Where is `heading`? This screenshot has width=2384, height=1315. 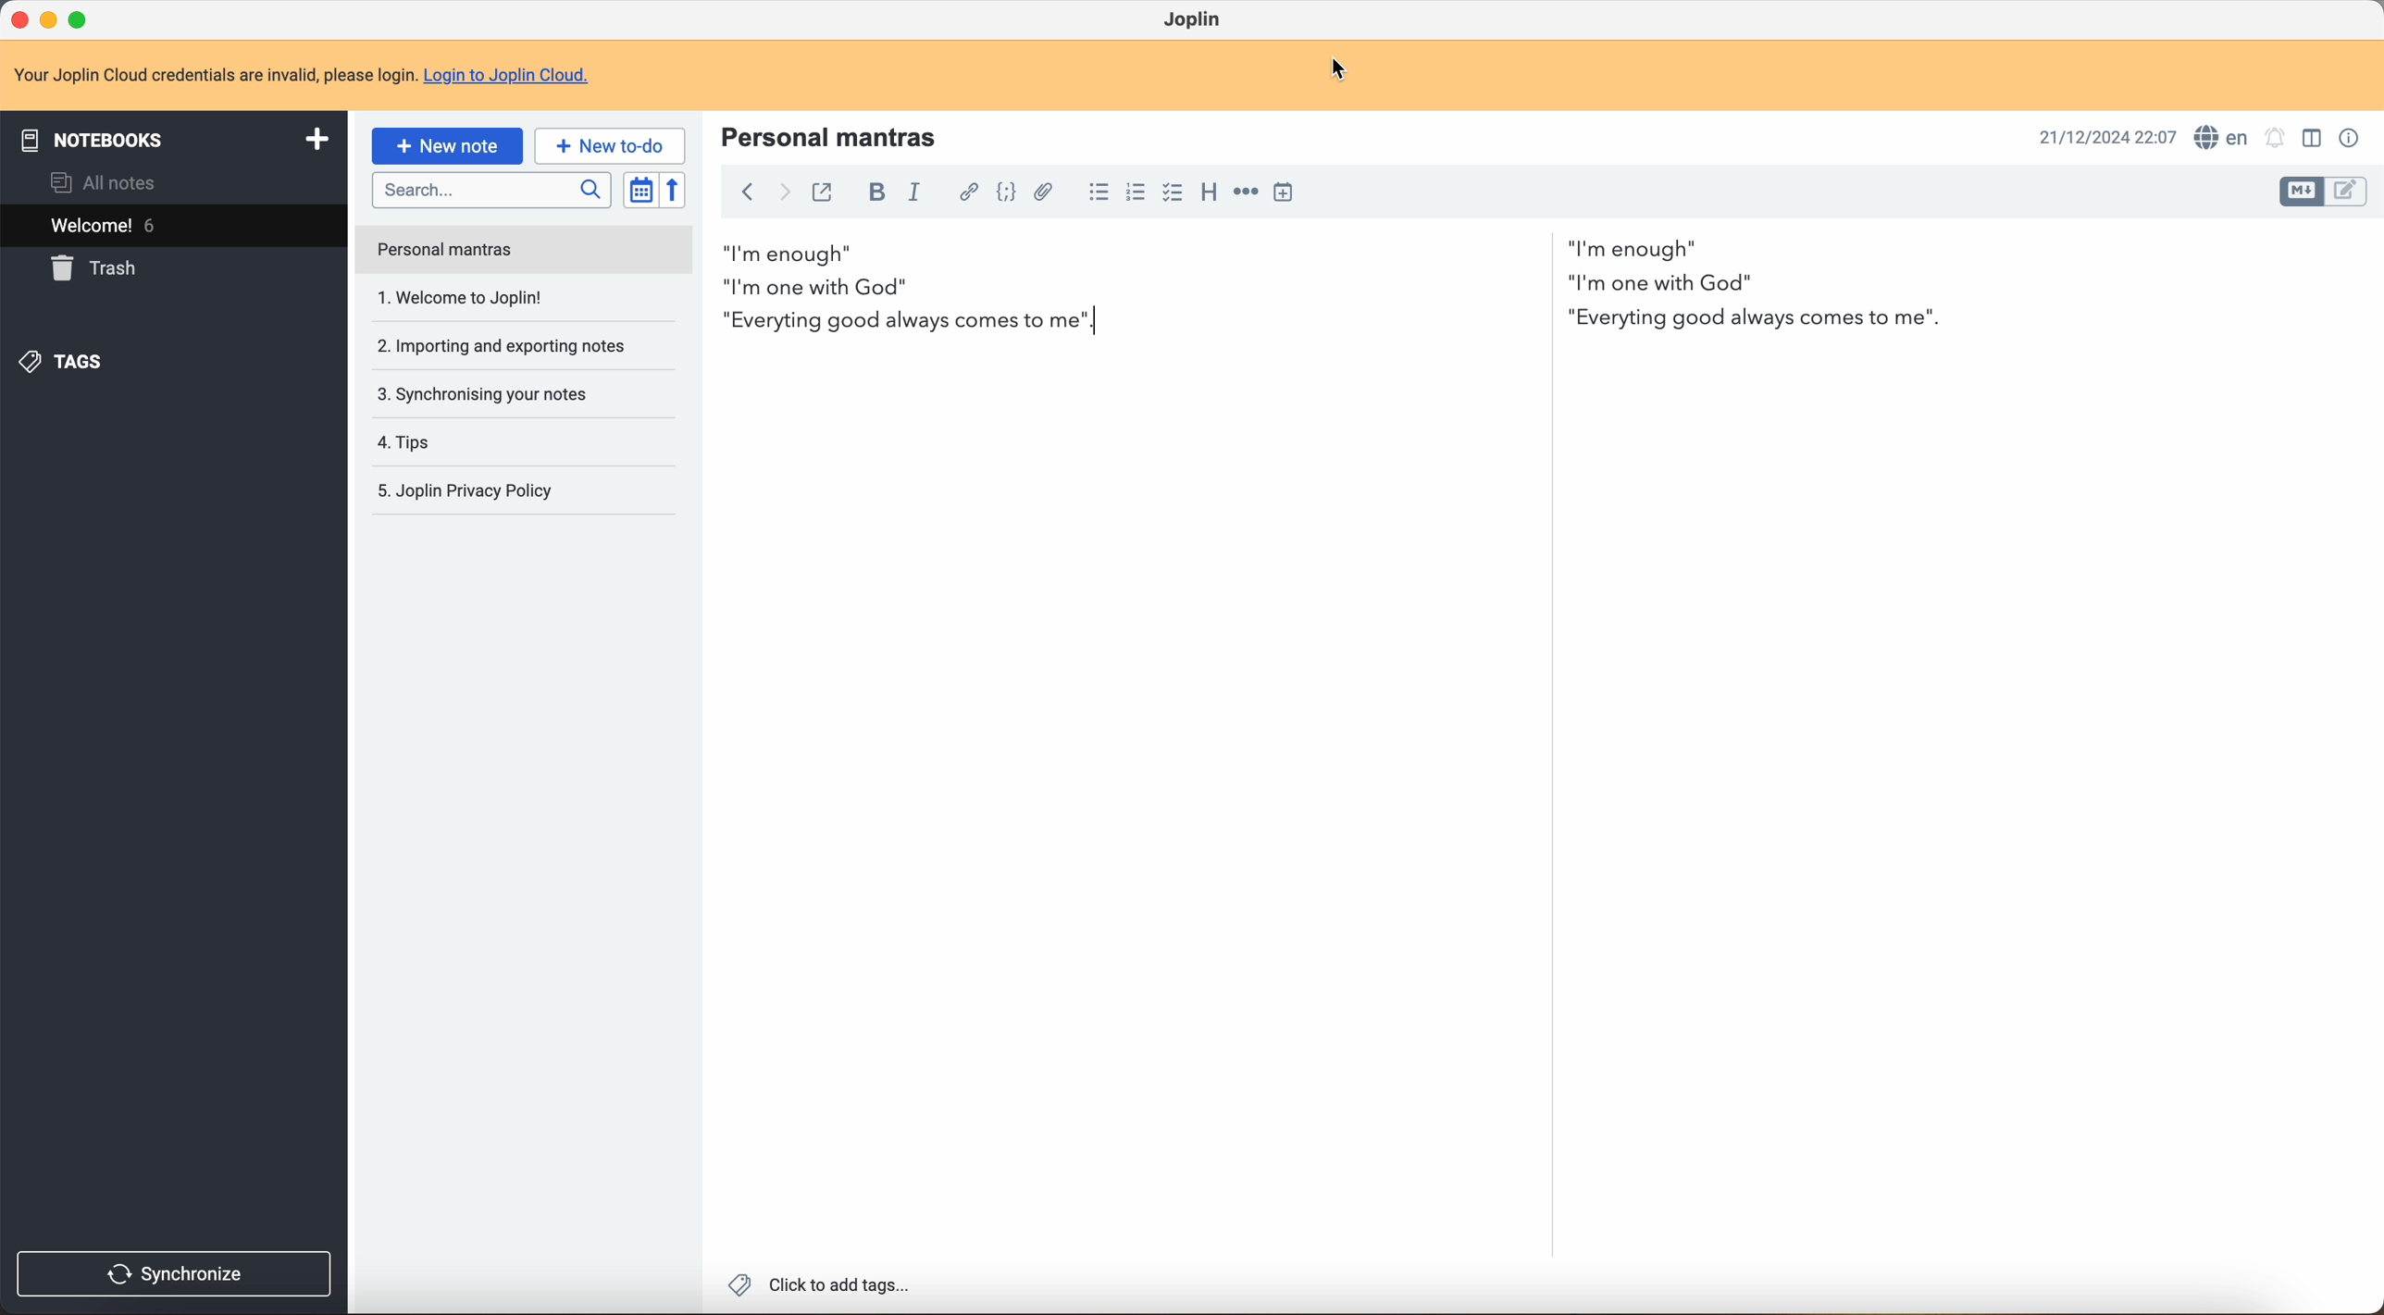 heading is located at coordinates (1209, 195).